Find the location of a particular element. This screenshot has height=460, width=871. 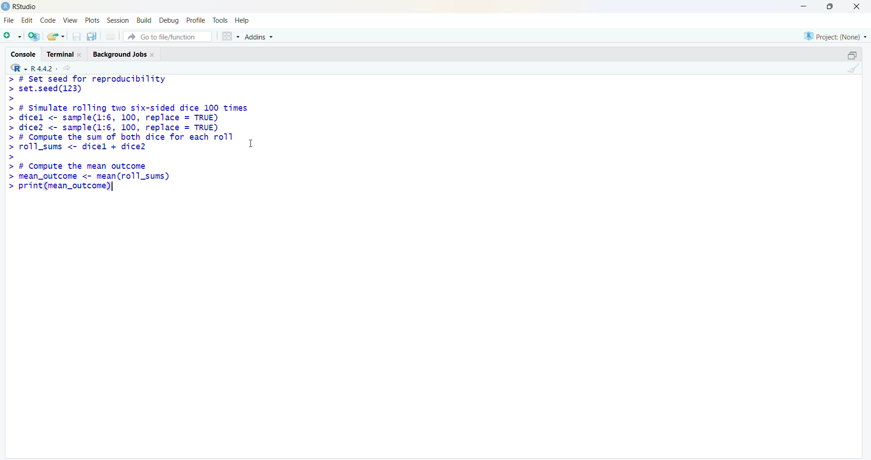

share icon  is located at coordinates (68, 69).